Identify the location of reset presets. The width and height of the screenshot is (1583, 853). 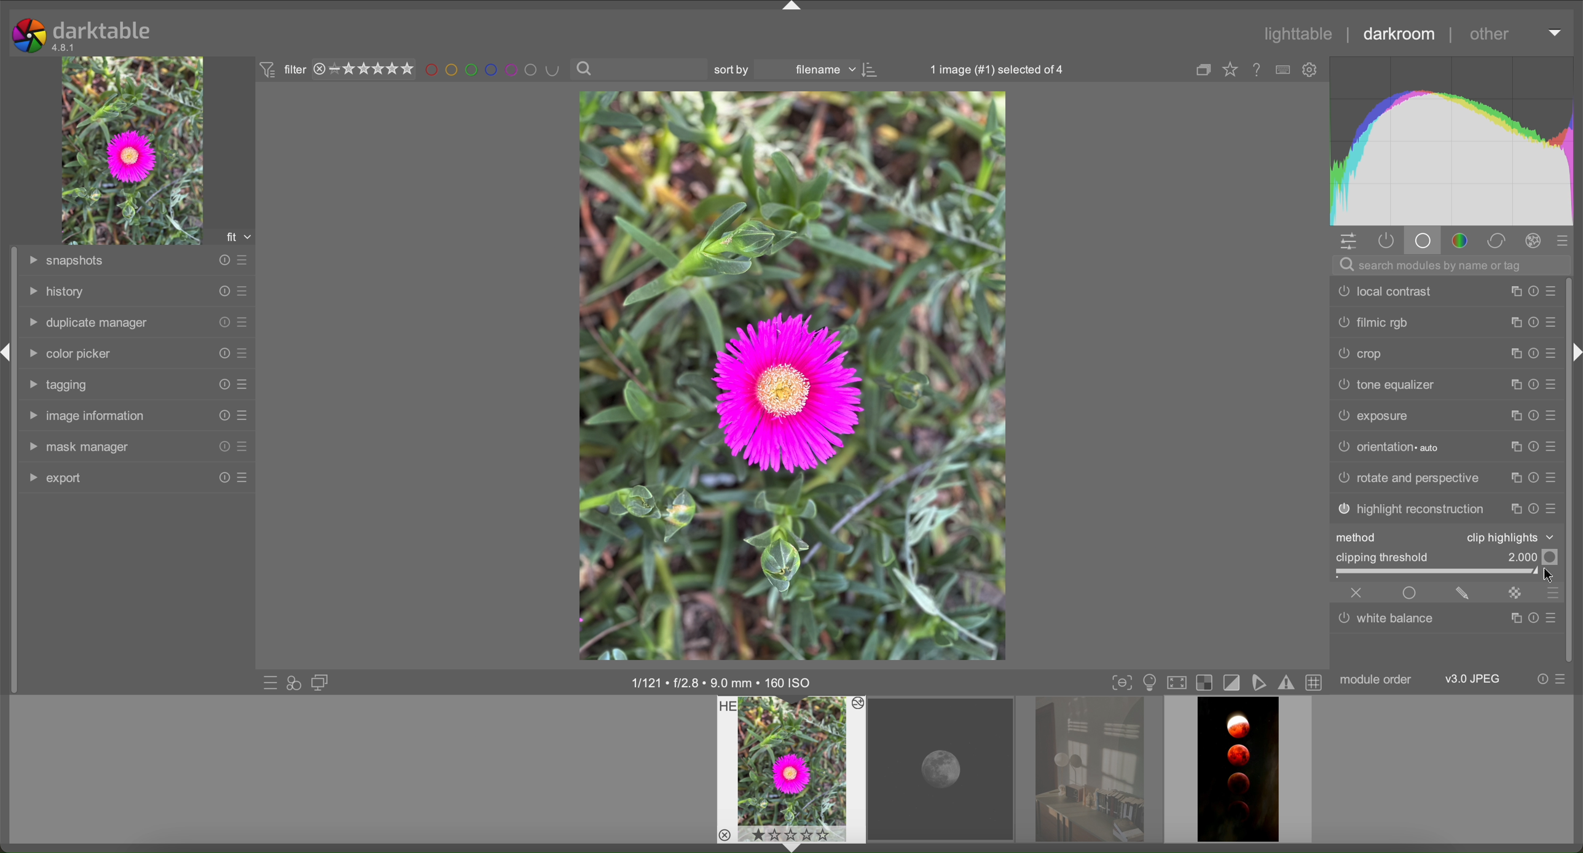
(1533, 352).